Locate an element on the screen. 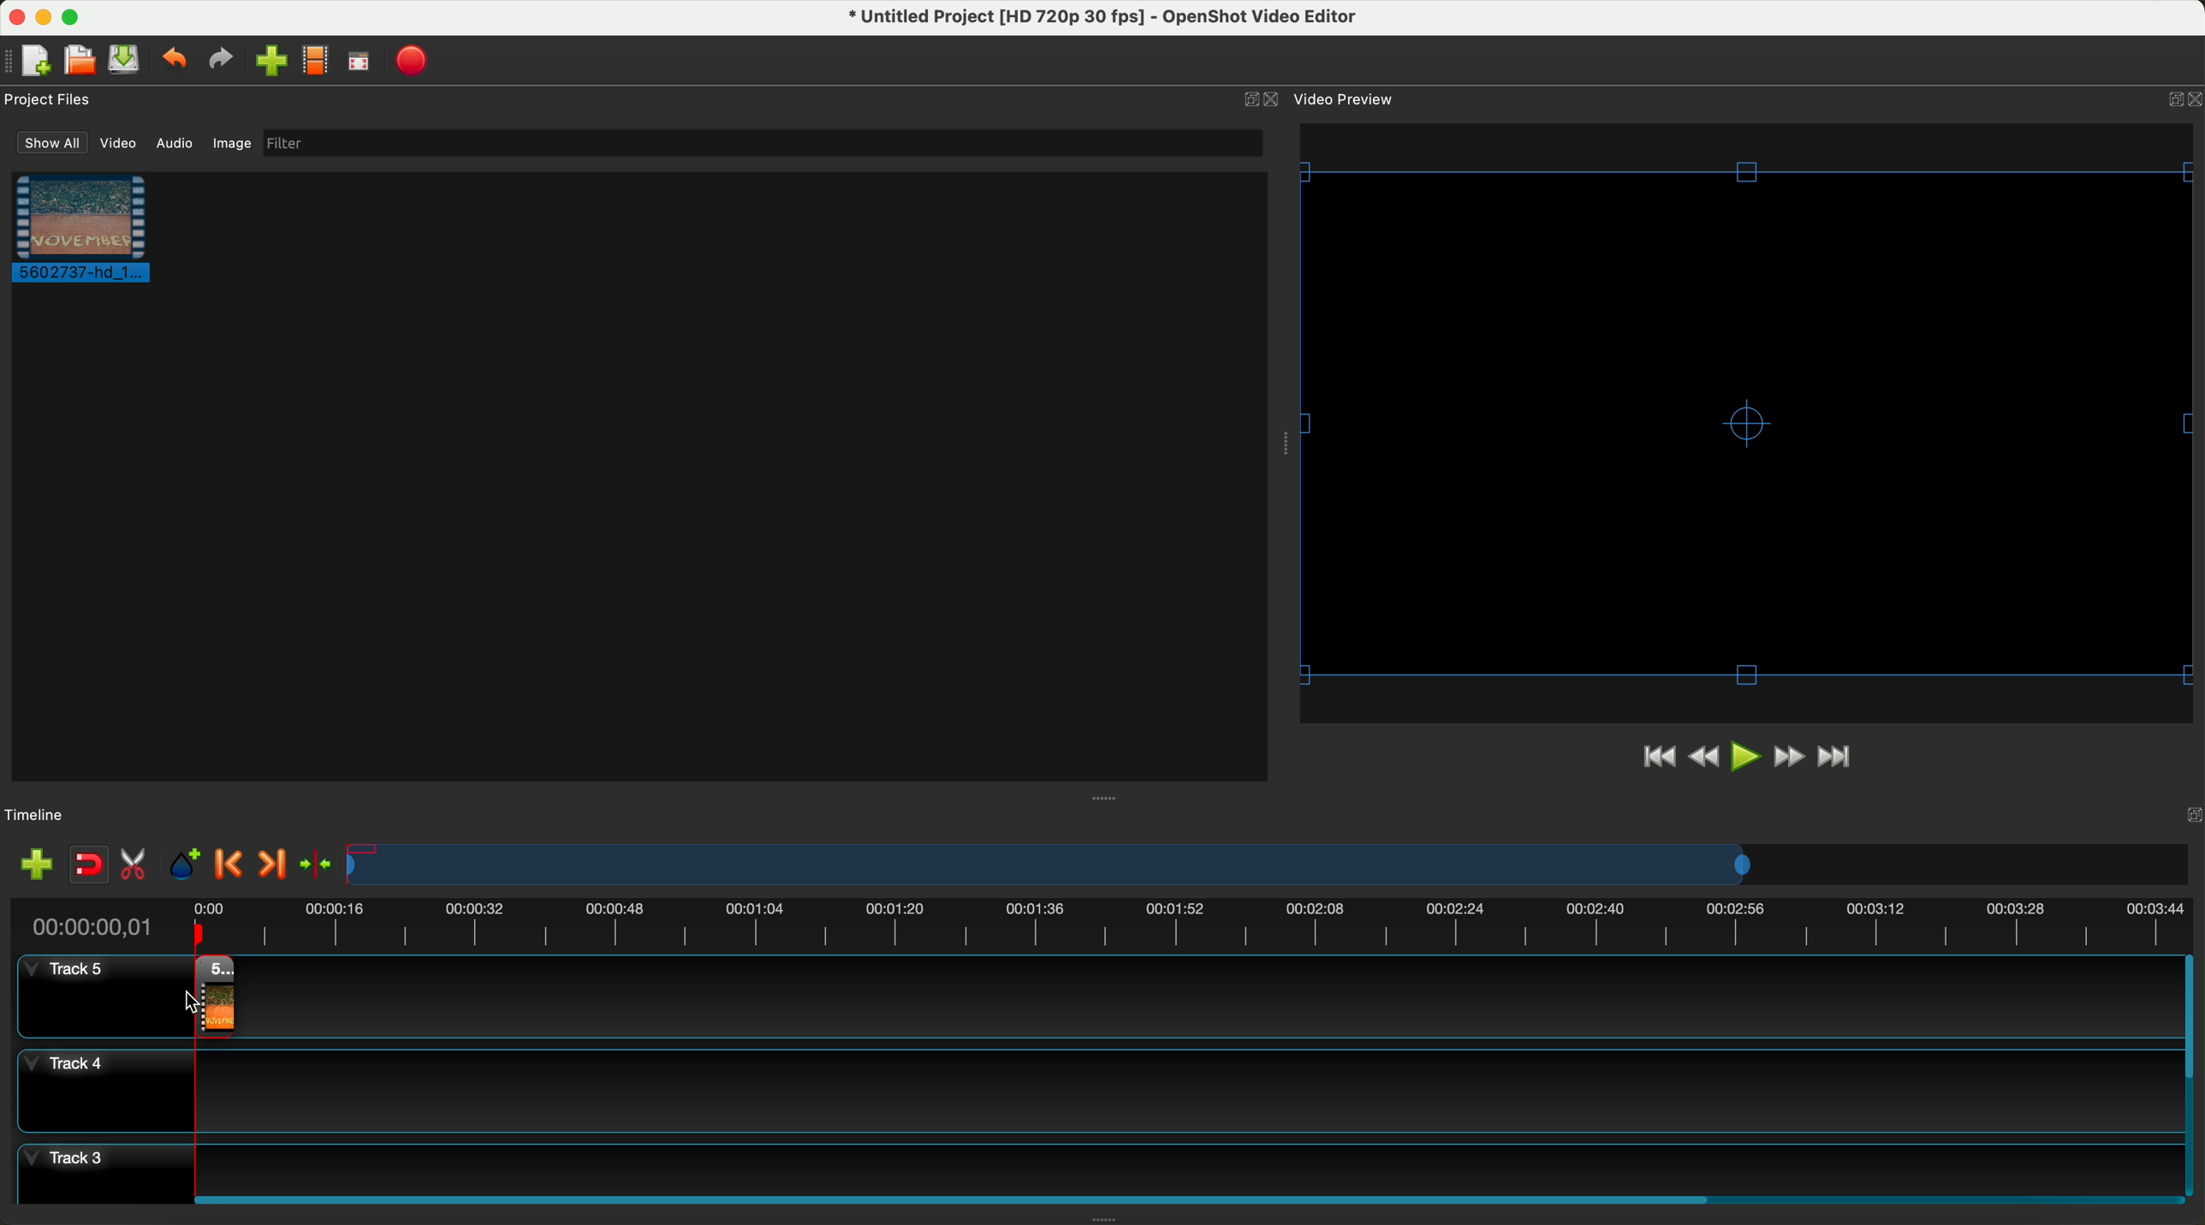  save project is located at coordinates (126, 58).